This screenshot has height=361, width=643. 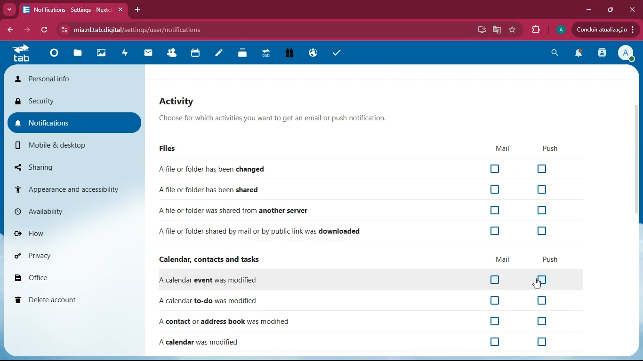 I want to click on notes, so click(x=217, y=55).